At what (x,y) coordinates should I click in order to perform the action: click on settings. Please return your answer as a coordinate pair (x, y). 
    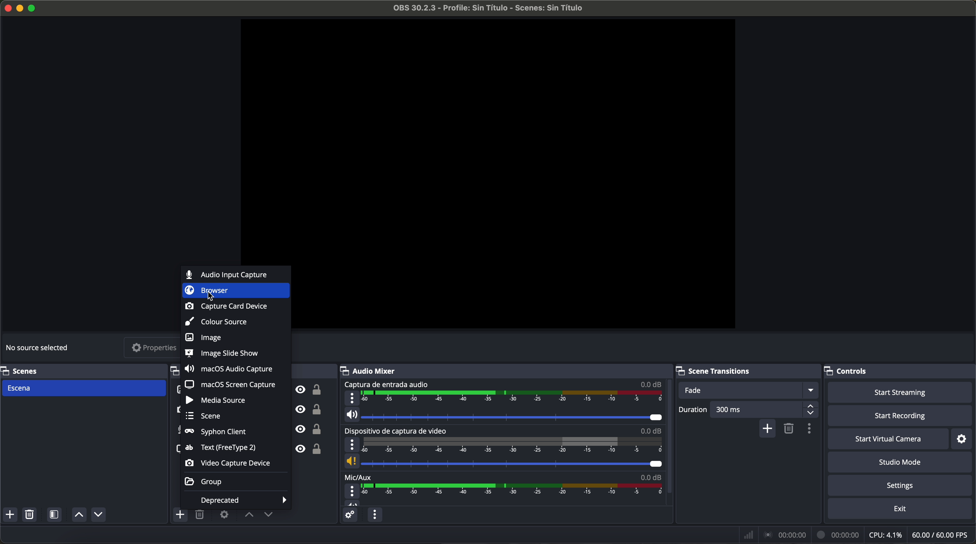
    Looking at the image, I should click on (963, 440).